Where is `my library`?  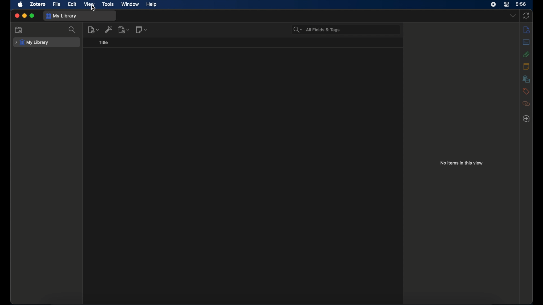 my library is located at coordinates (62, 16).